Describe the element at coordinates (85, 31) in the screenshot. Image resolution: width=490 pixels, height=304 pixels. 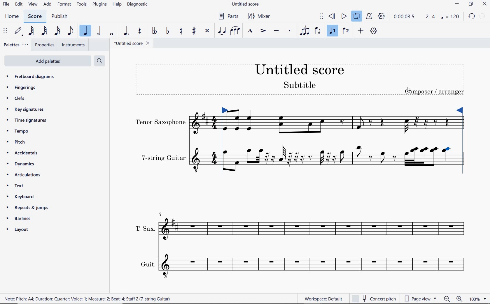
I see `QUARTER NOTE` at that location.